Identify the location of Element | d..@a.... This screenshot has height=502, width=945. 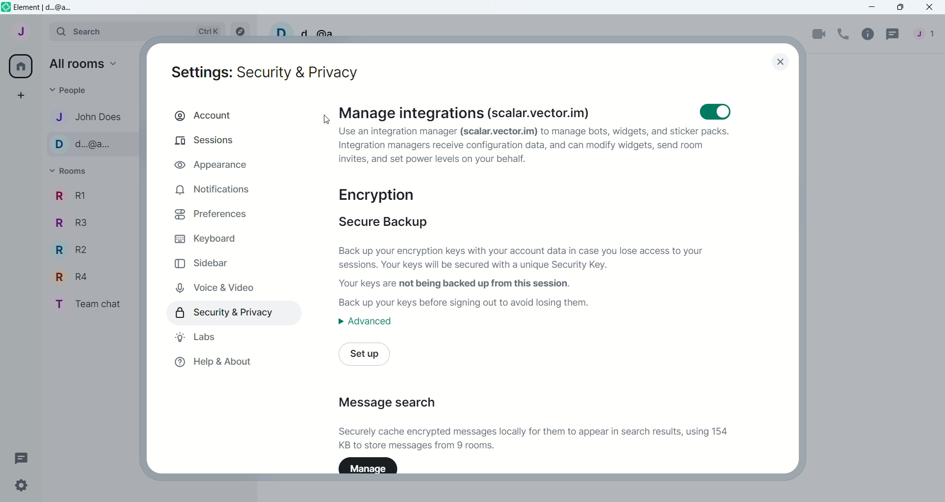
(46, 8).